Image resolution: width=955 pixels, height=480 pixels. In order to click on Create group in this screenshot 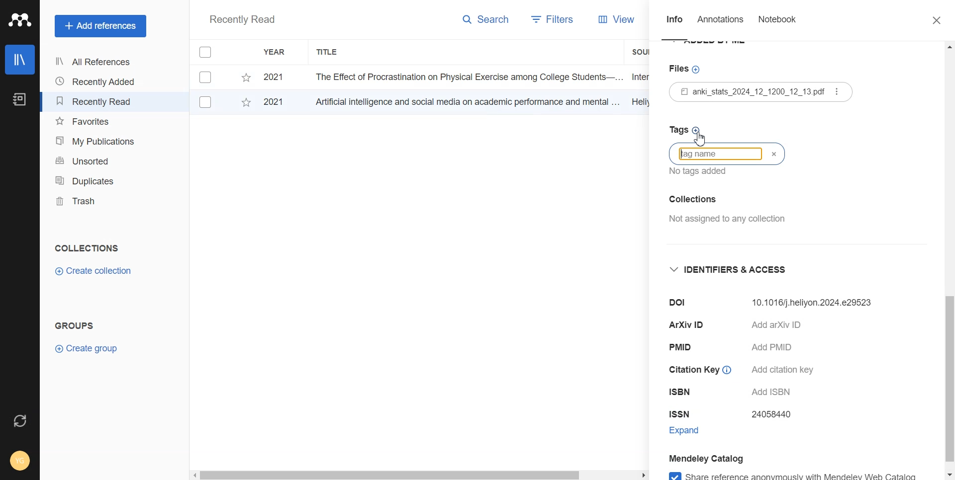, I will do `click(87, 347)`.